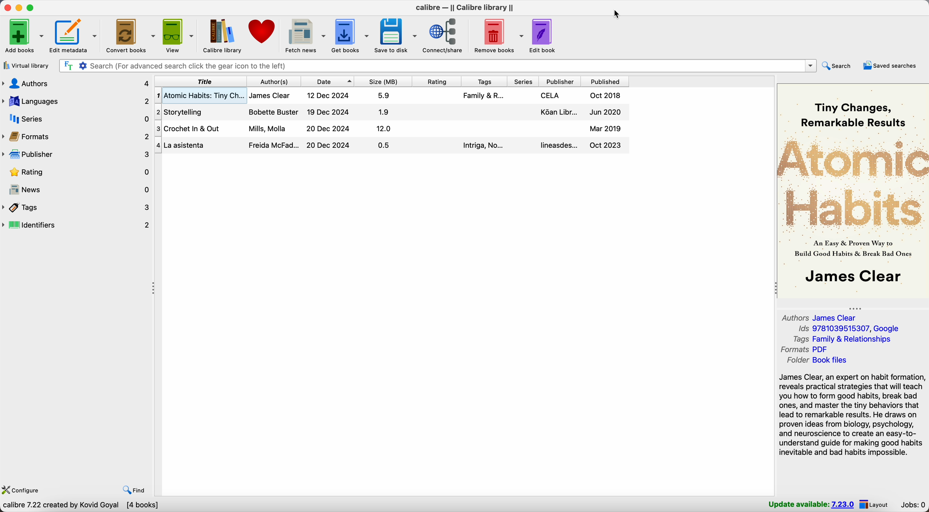 The height and width of the screenshot is (512, 929). What do you see at coordinates (839, 66) in the screenshot?
I see `search` at bounding box center [839, 66].